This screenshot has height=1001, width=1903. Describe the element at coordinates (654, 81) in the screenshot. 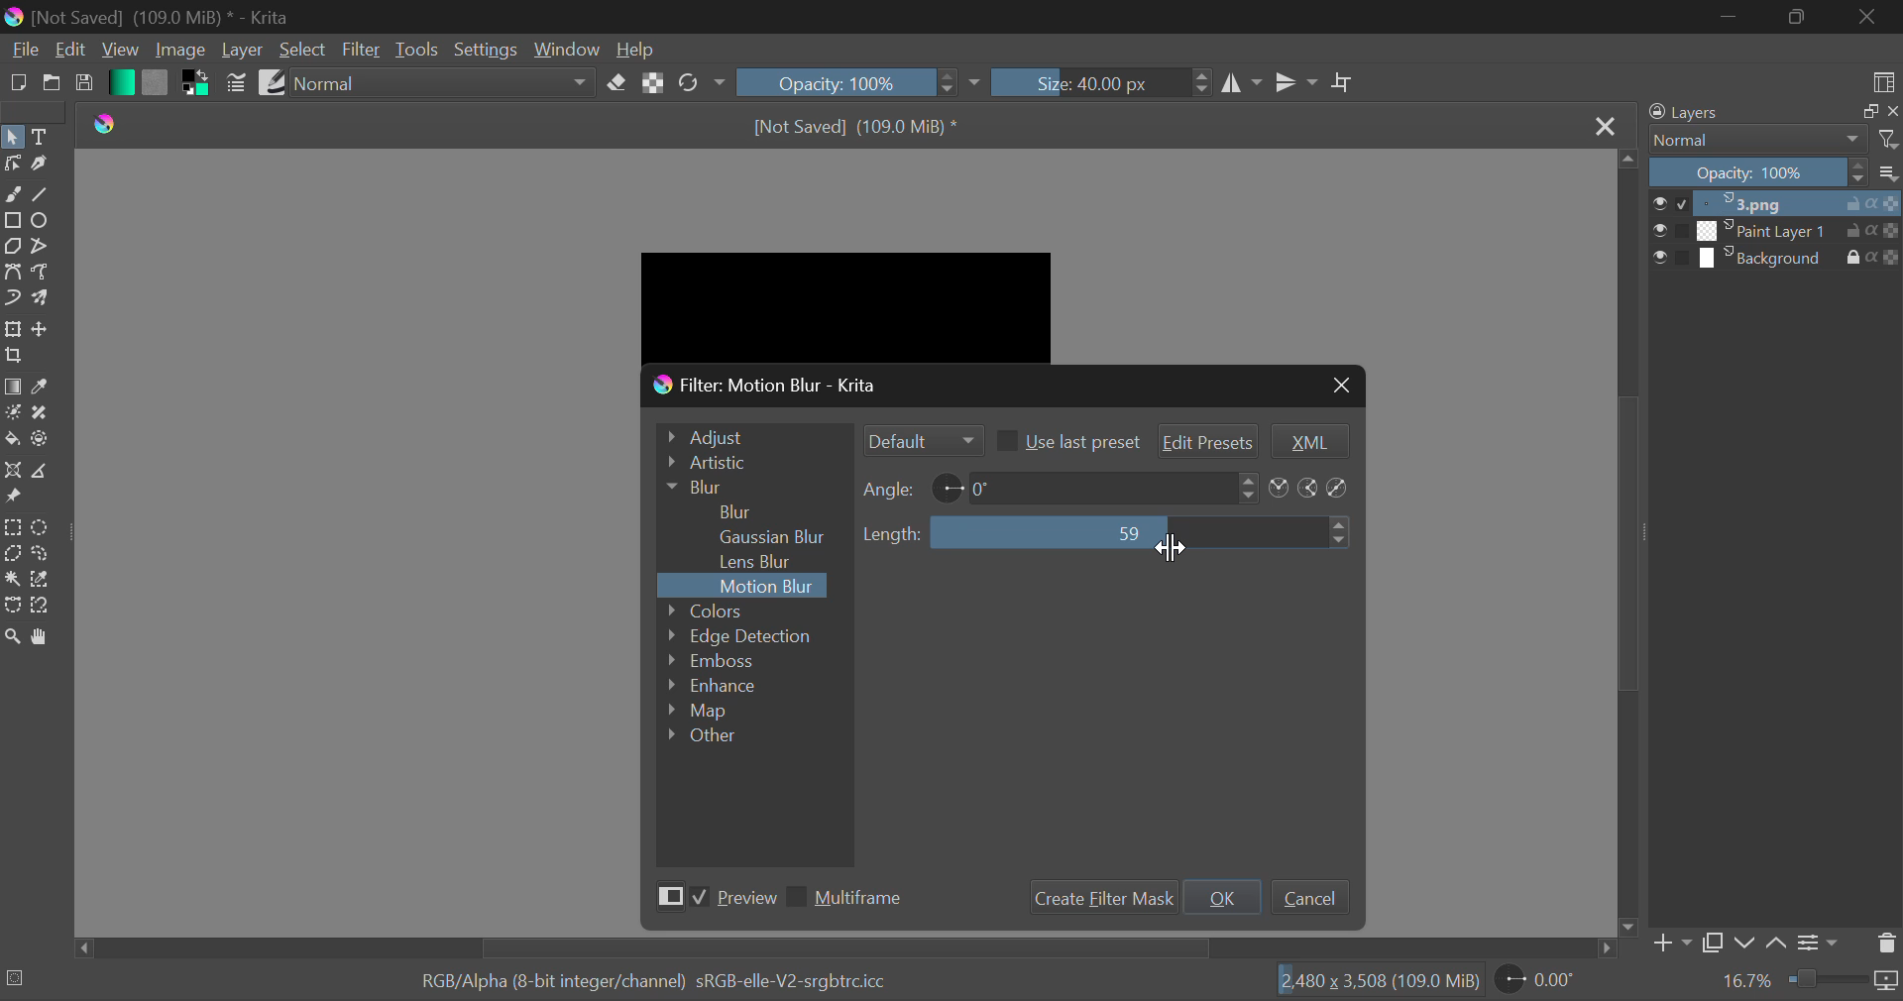

I see `Lock Alpha` at that location.